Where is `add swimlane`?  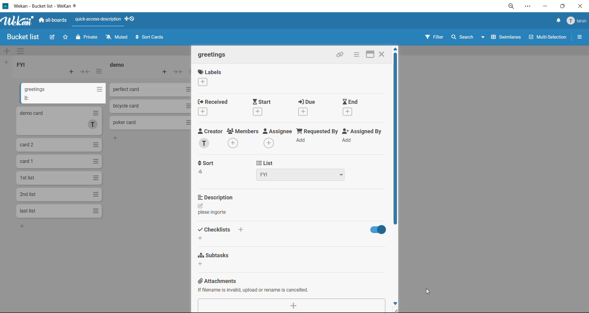 add swimlane is located at coordinates (7, 50).